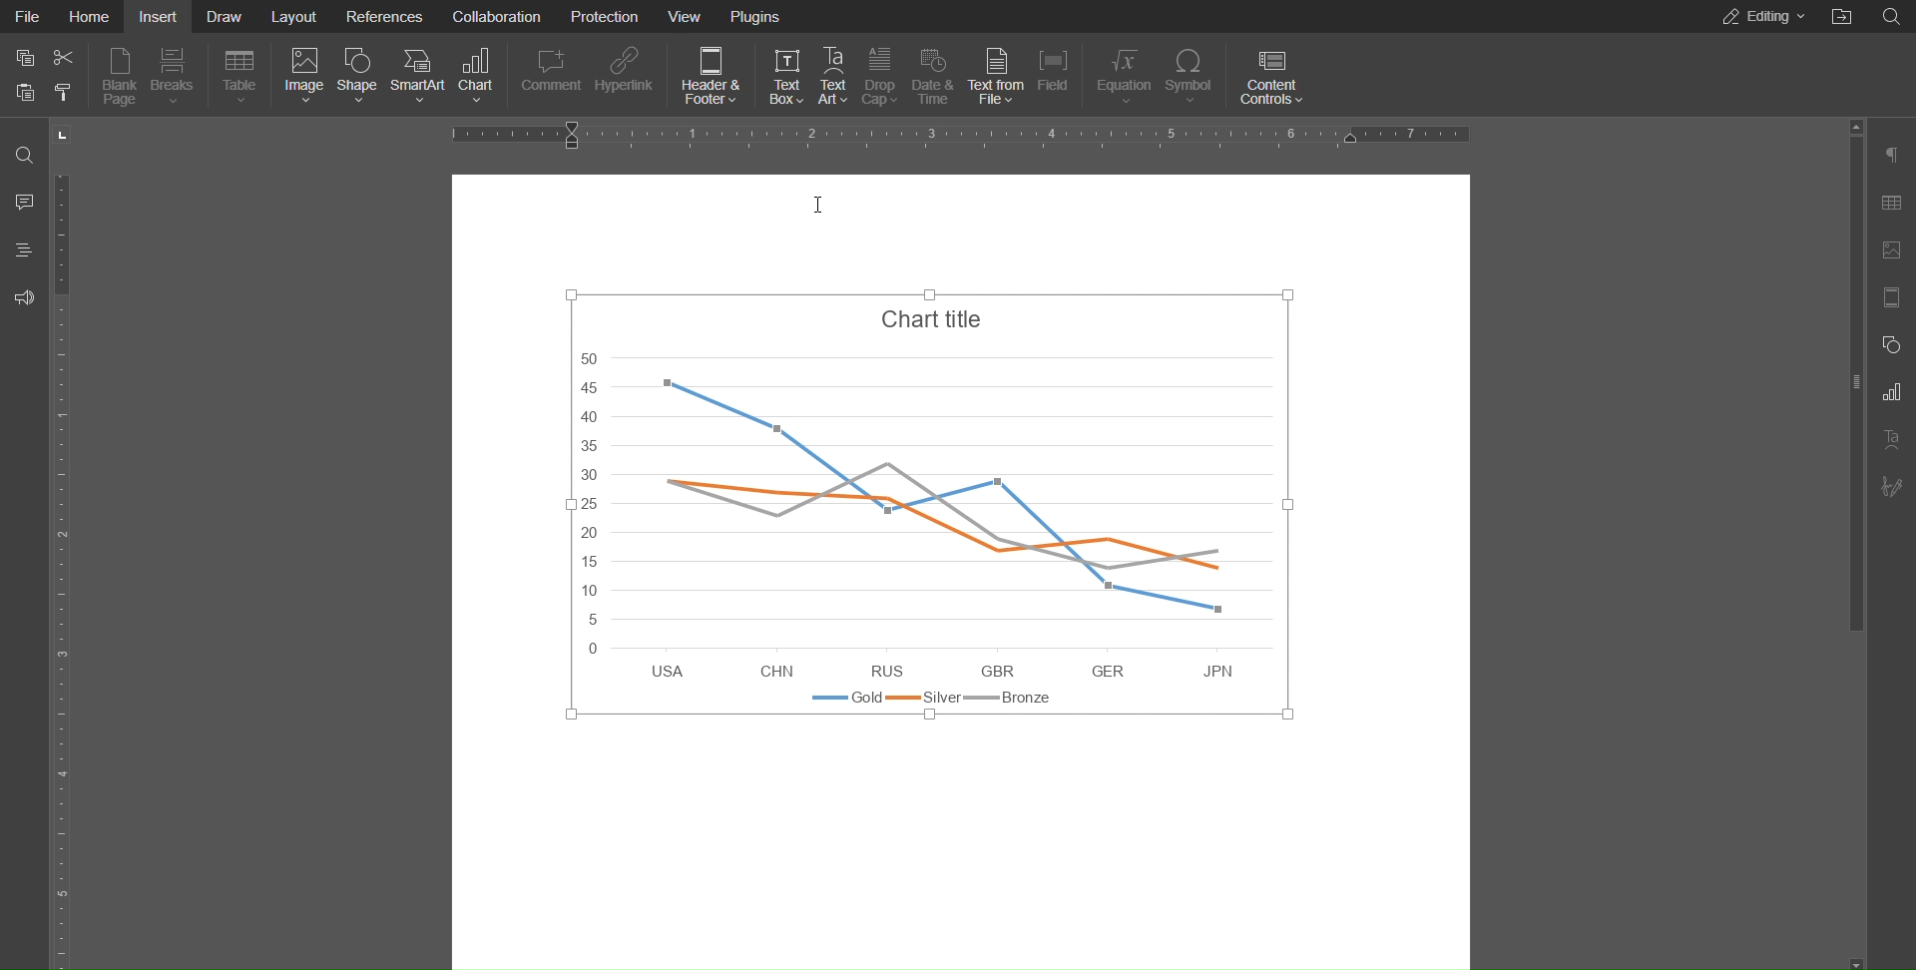  I want to click on Paragraph Settings, so click(1892, 157).